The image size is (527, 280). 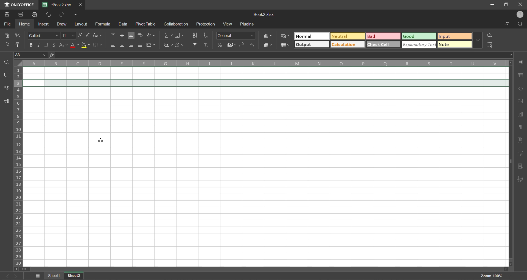 What do you see at coordinates (38, 276) in the screenshot?
I see `sheet list` at bounding box center [38, 276].